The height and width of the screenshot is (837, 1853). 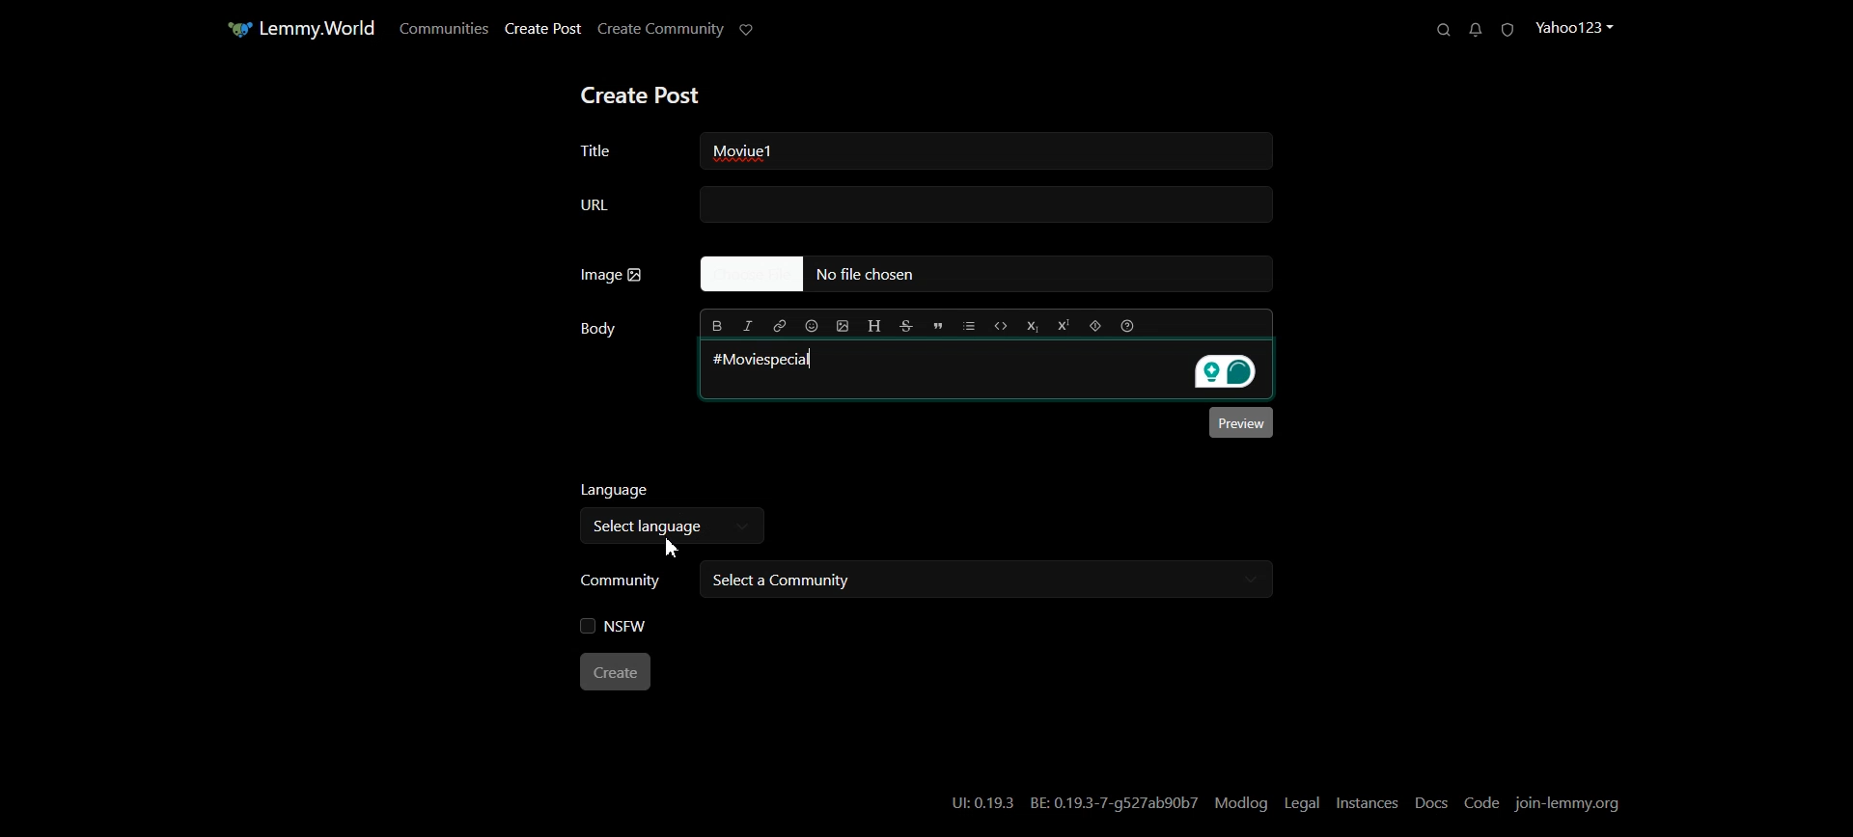 I want to click on Bold , so click(x=717, y=325).